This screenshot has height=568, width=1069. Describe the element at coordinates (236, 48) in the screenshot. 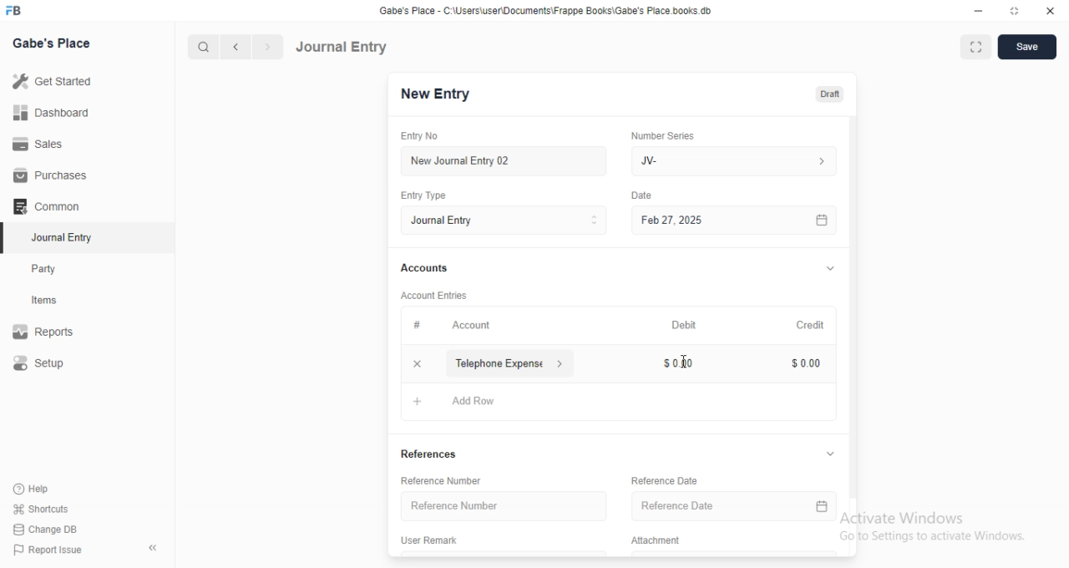

I see `Previous` at that location.